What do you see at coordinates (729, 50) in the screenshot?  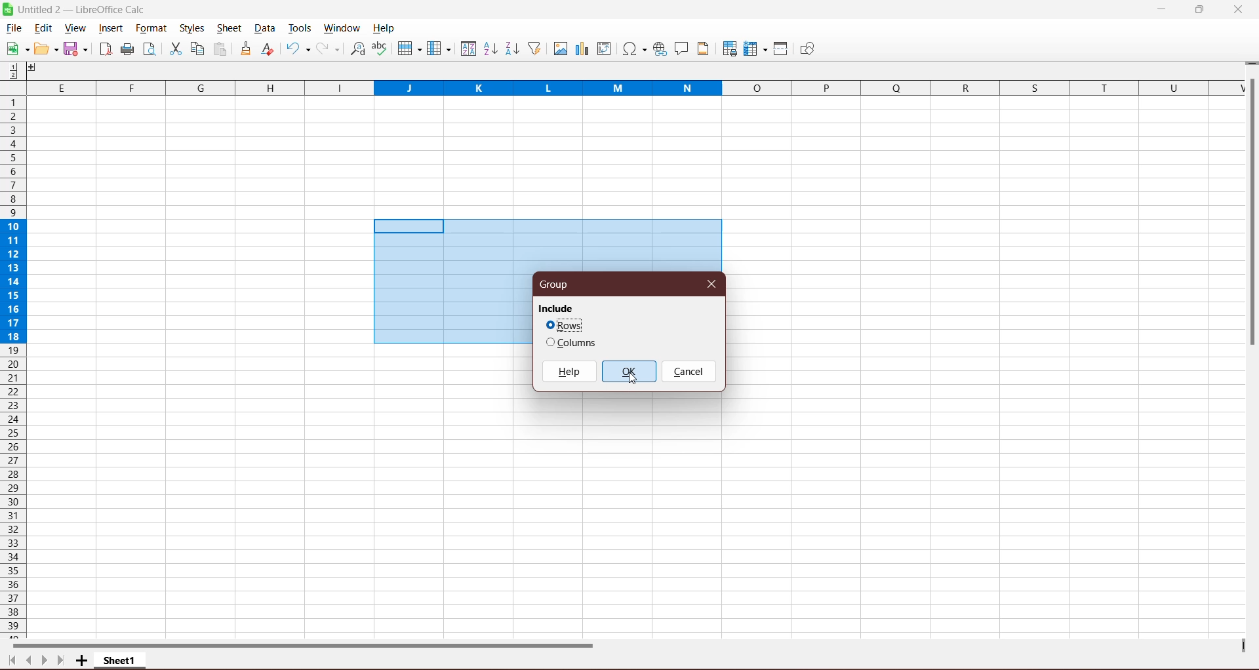 I see `Define Print Area` at bounding box center [729, 50].